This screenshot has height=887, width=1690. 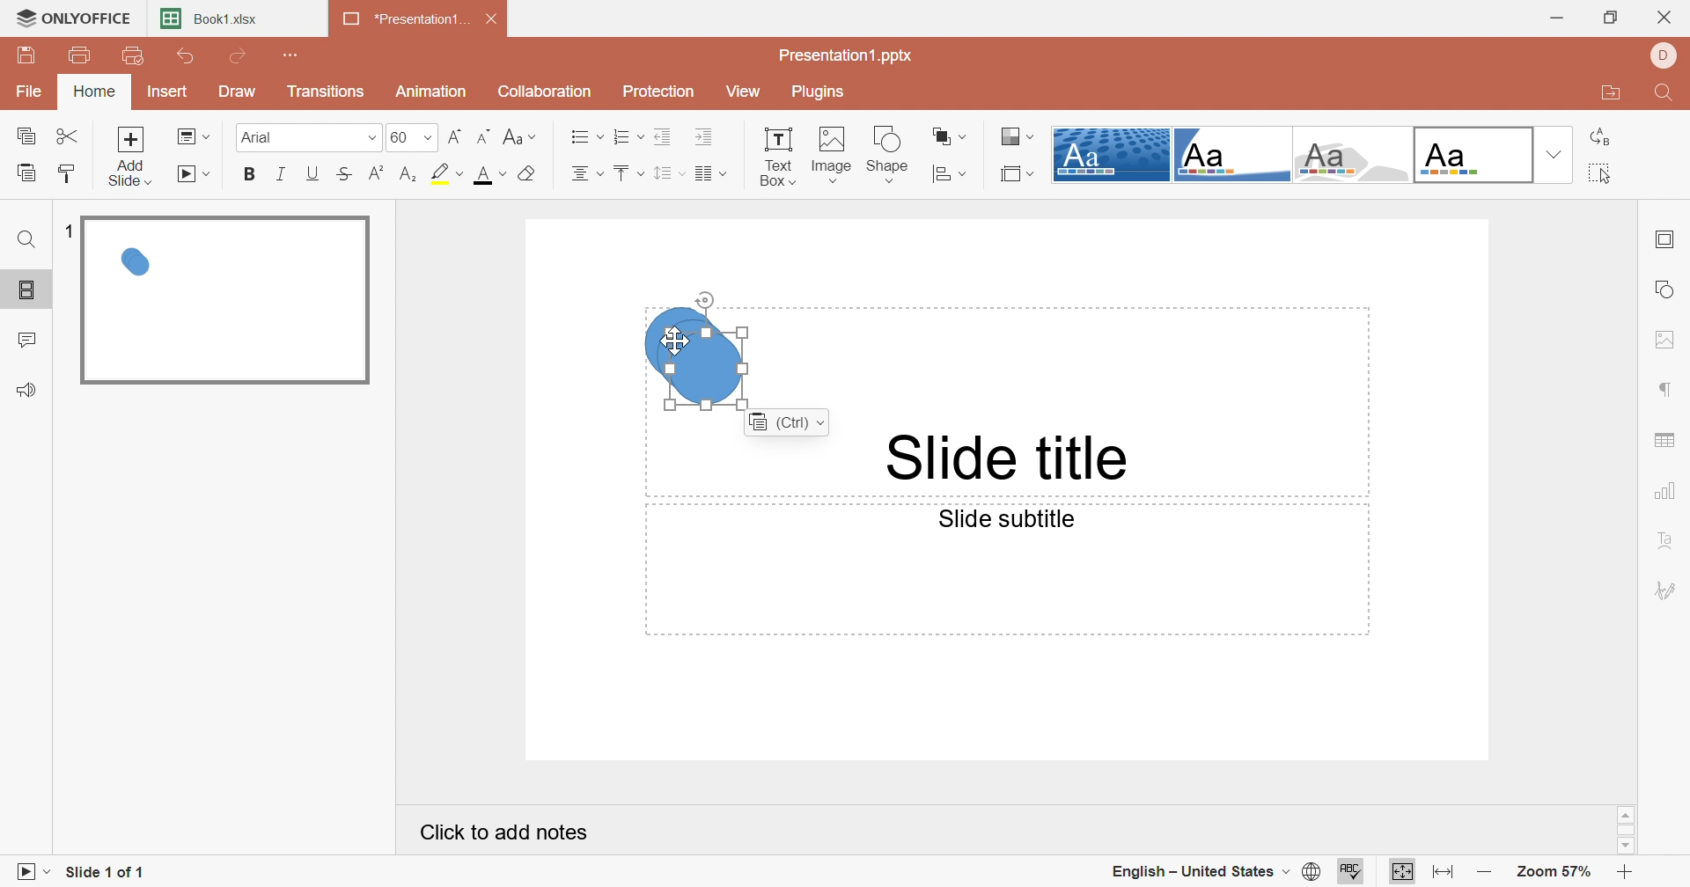 I want to click on Presentation1..., so click(x=406, y=19).